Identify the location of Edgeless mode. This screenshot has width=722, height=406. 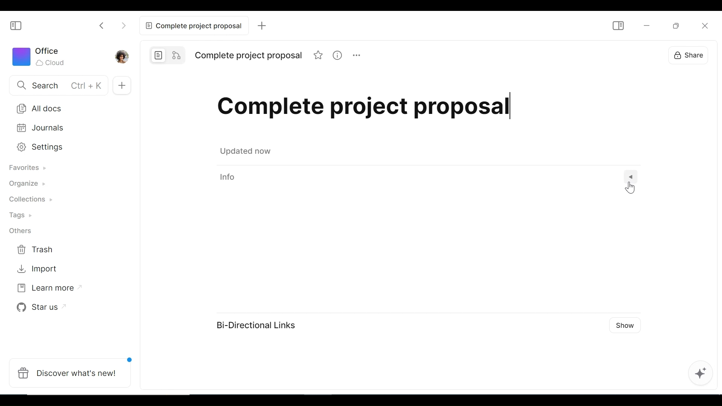
(178, 55).